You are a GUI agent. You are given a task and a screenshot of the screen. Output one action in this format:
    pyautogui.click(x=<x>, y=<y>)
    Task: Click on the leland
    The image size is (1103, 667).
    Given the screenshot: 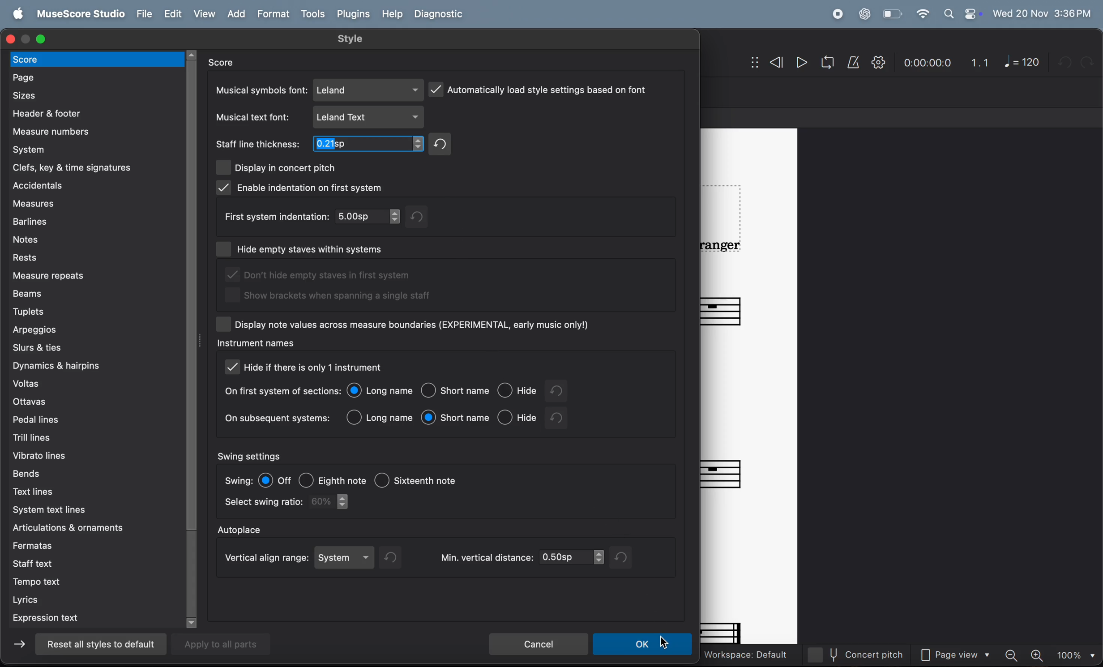 What is the action you would take?
    pyautogui.click(x=369, y=90)
    